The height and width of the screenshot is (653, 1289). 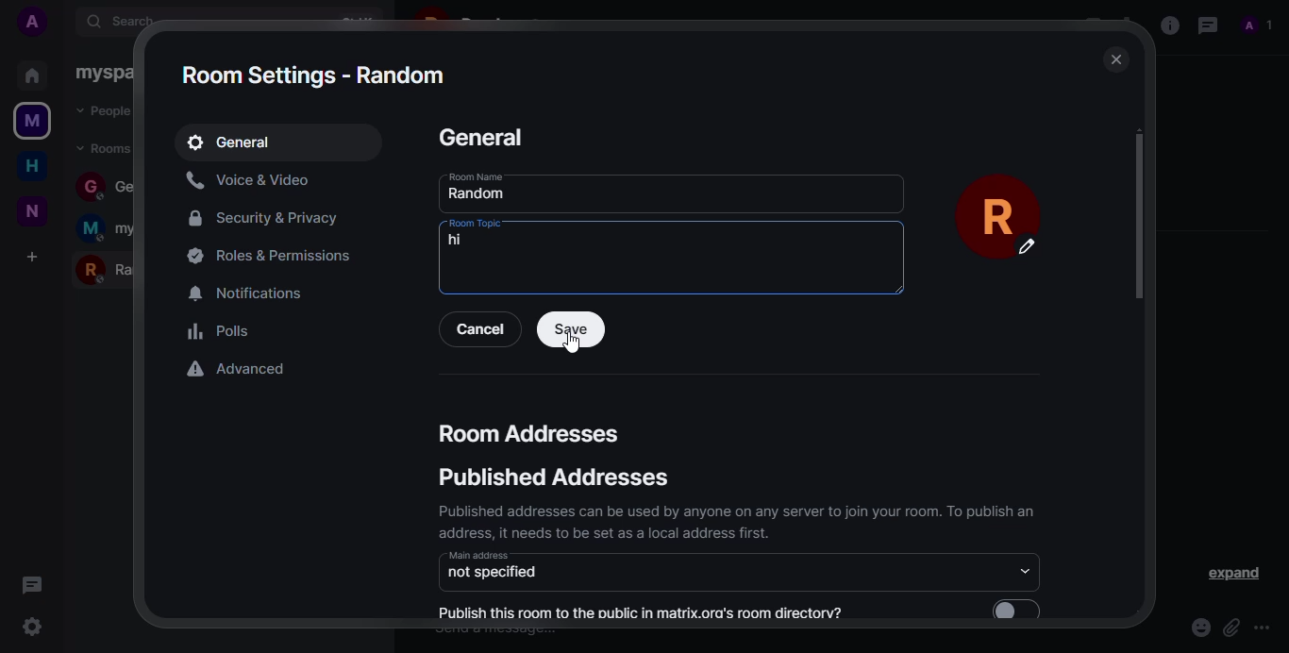 I want to click on room addresses, so click(x=528, y=431).